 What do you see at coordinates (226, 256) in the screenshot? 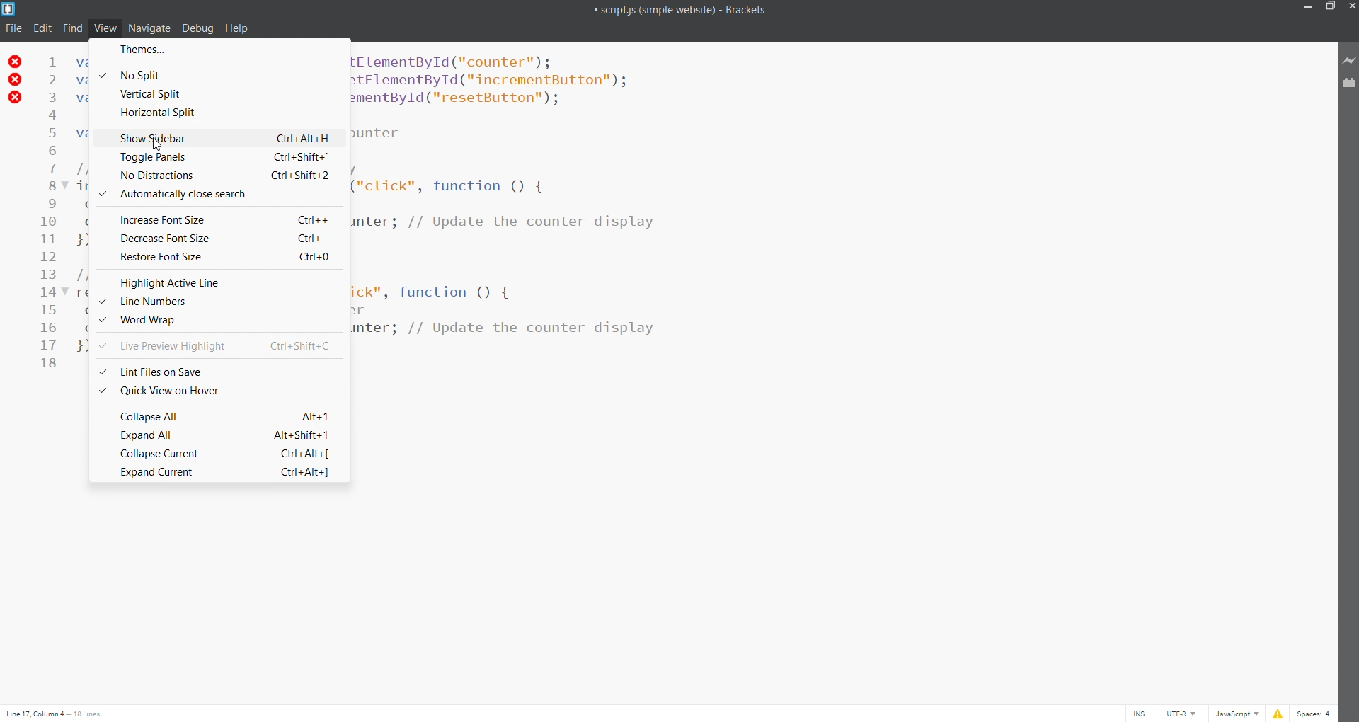
I see `restore font size` at bounding box center [226, 256].